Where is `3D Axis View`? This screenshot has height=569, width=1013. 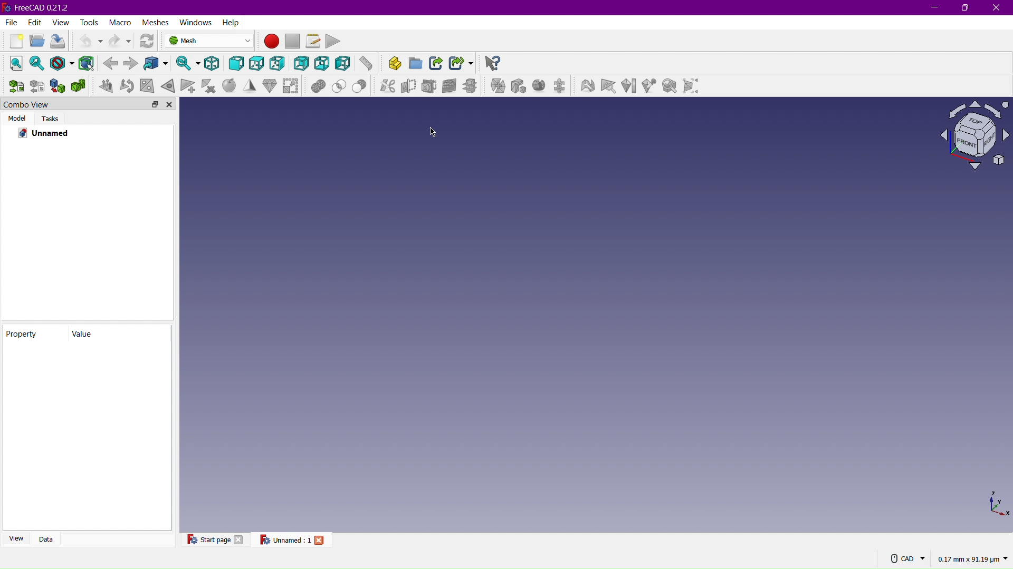 3D Axis View is located at coordinates (997, 503).